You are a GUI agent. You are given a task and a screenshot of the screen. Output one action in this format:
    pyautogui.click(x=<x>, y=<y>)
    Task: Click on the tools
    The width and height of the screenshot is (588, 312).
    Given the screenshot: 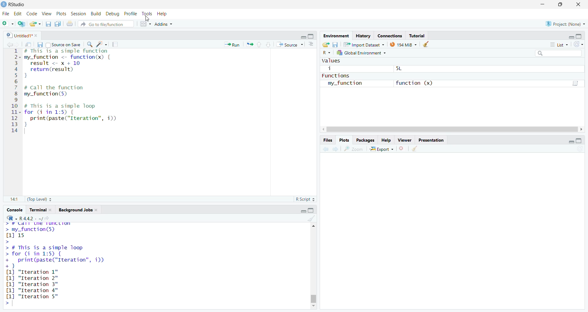 What is the action you would take?
    pyautogui.click(x=148, y=13)
    